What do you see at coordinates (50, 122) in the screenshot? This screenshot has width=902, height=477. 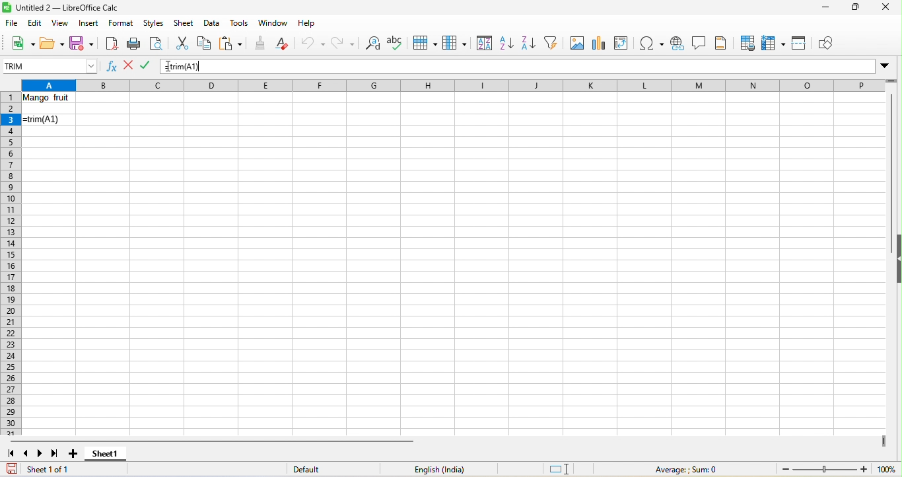 I see `= trim (a1)` at bounding box center [50, 122].